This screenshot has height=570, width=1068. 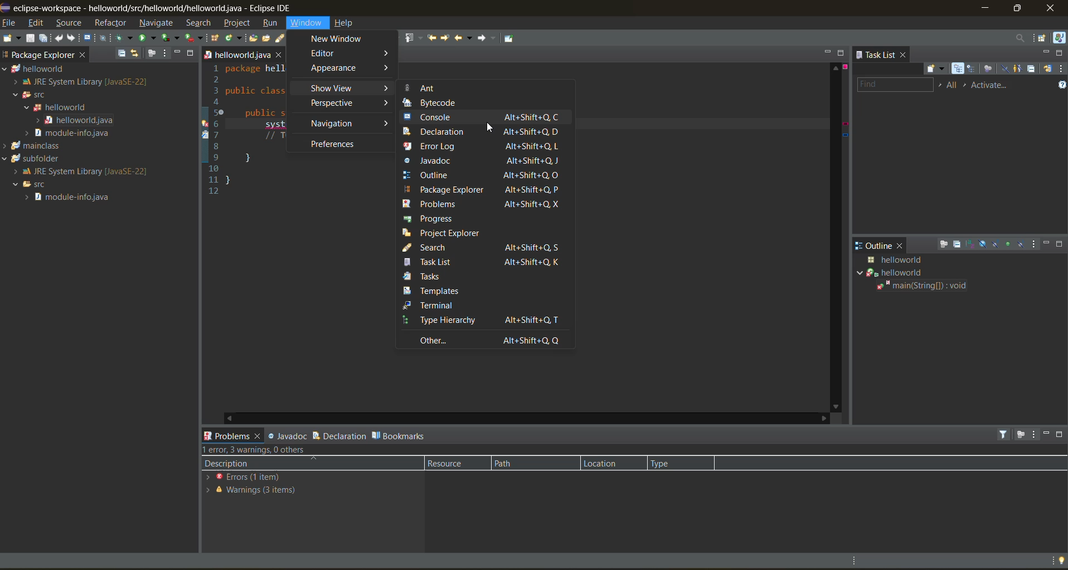 I want to click on search, so click(x=483, y=247).